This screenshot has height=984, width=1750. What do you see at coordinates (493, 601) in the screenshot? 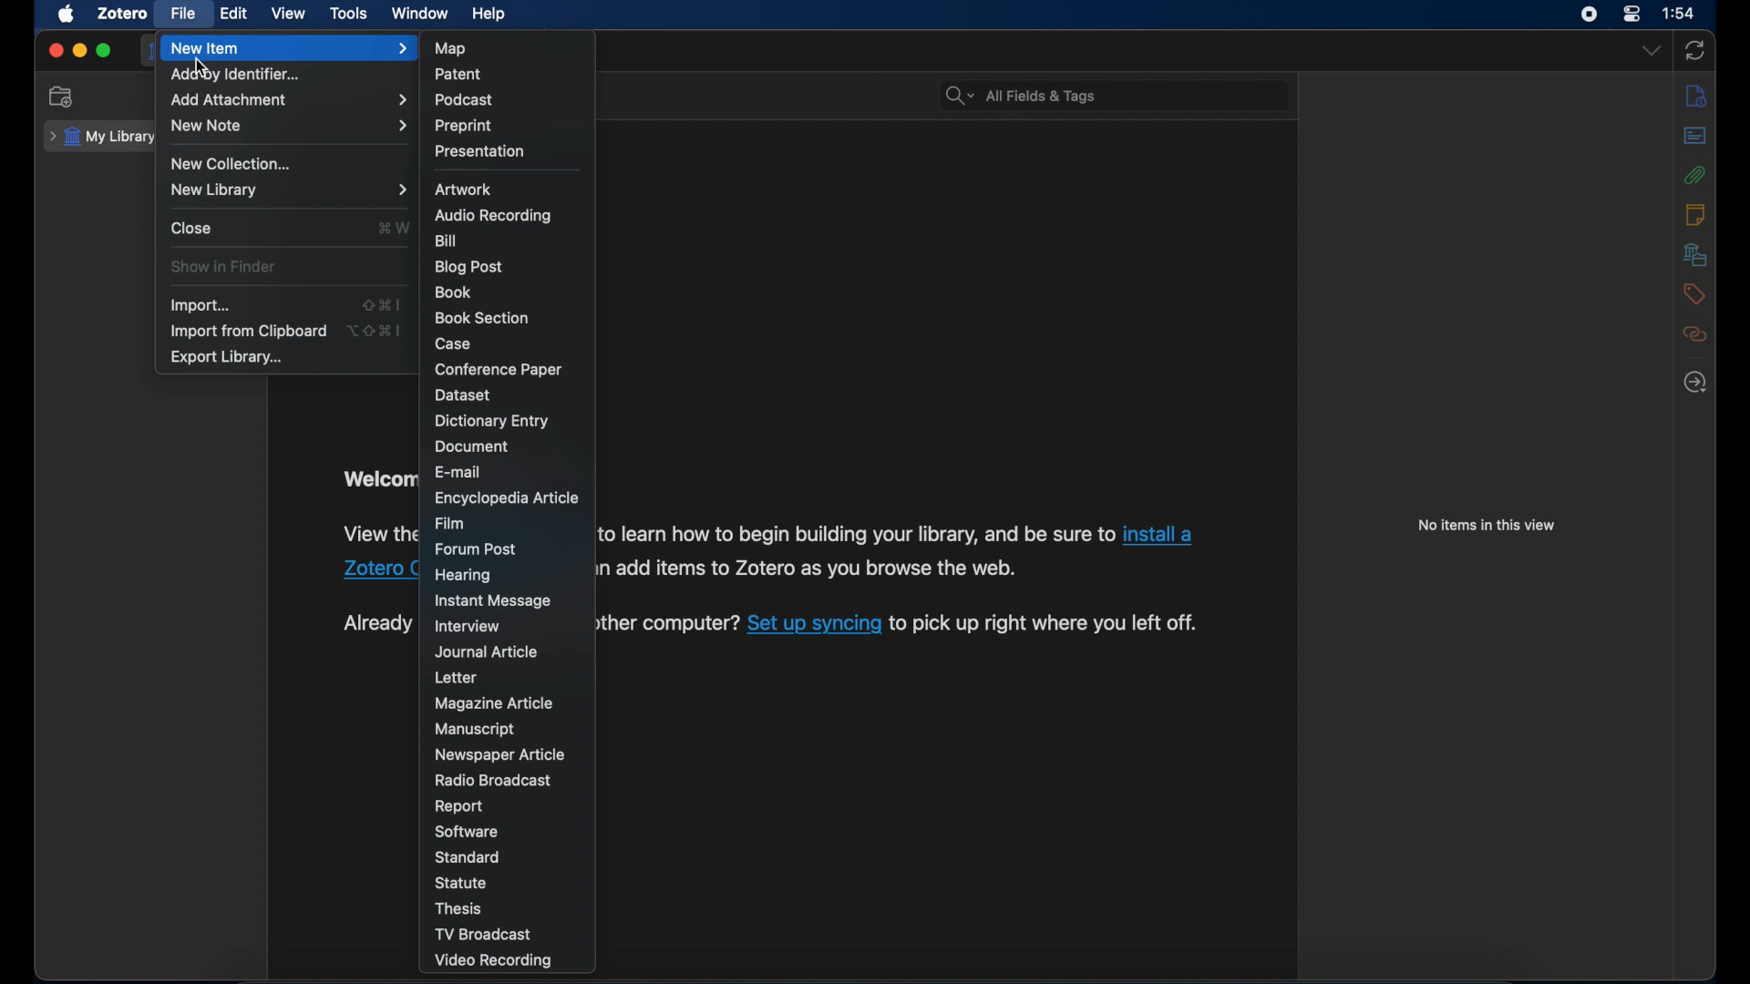
I see `instant message` at bounding box center [493, 601].